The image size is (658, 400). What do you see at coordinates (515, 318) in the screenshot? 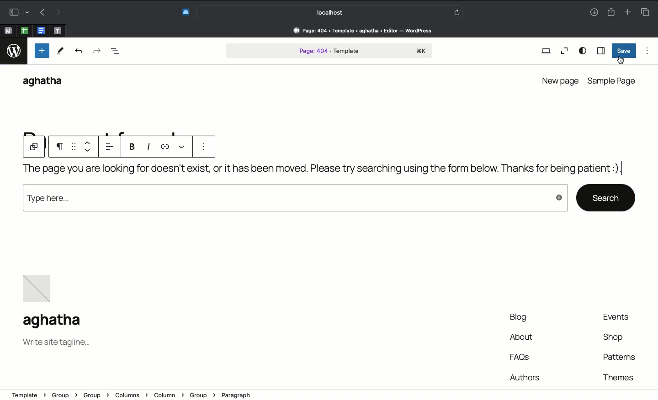
I see `Blog` at bounding box center [515, 318].